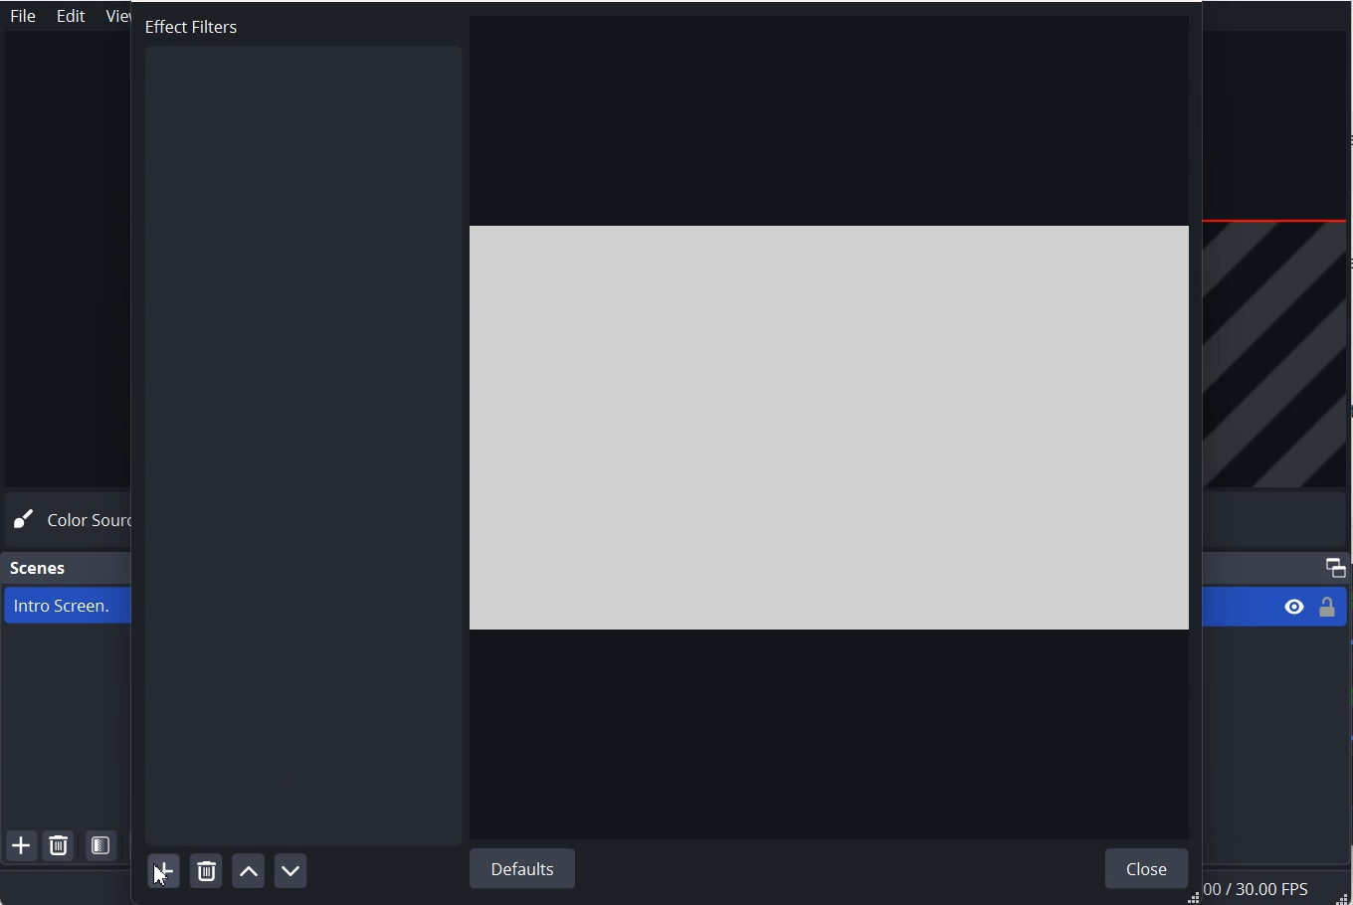 This screenshot has height=905, width=1353. I want to click on File, so click(22, 16).